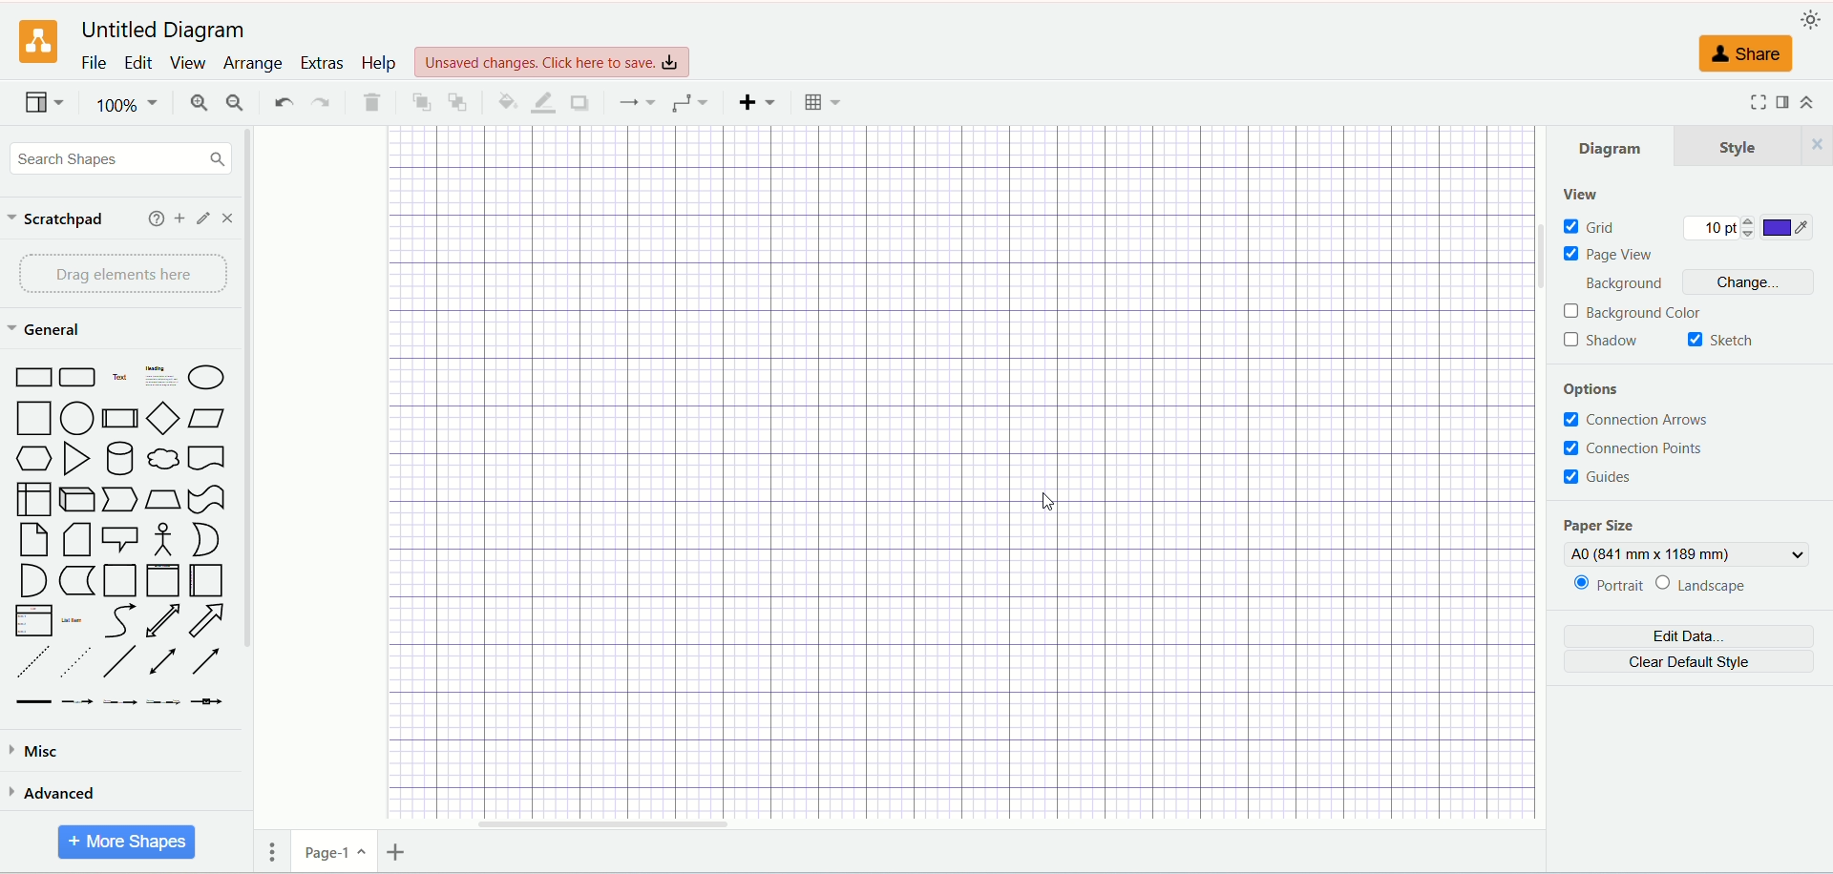 The height and width of the screenshot is (874, 1833). Describe the element at coordinates (1613, 255) in the screenshot. I see `page view` at that location.